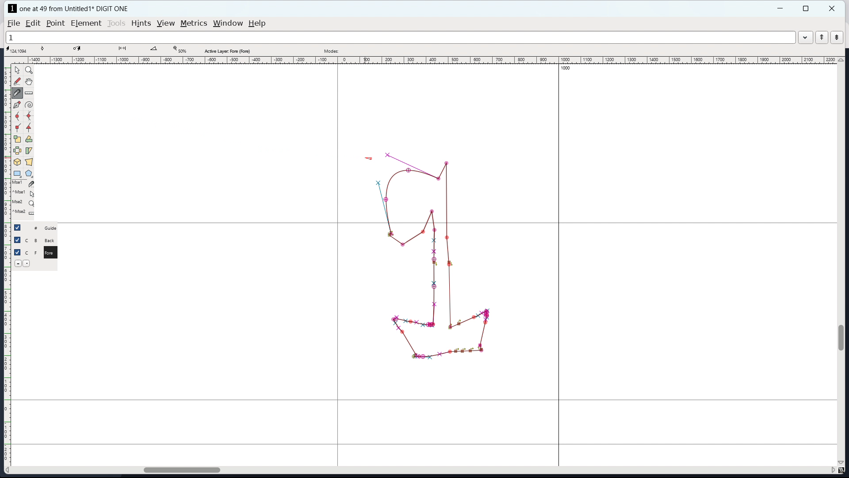  Describe the element at coordinates (17, 173) in the screenshot. I see `rectangle or ellipse` at that location.